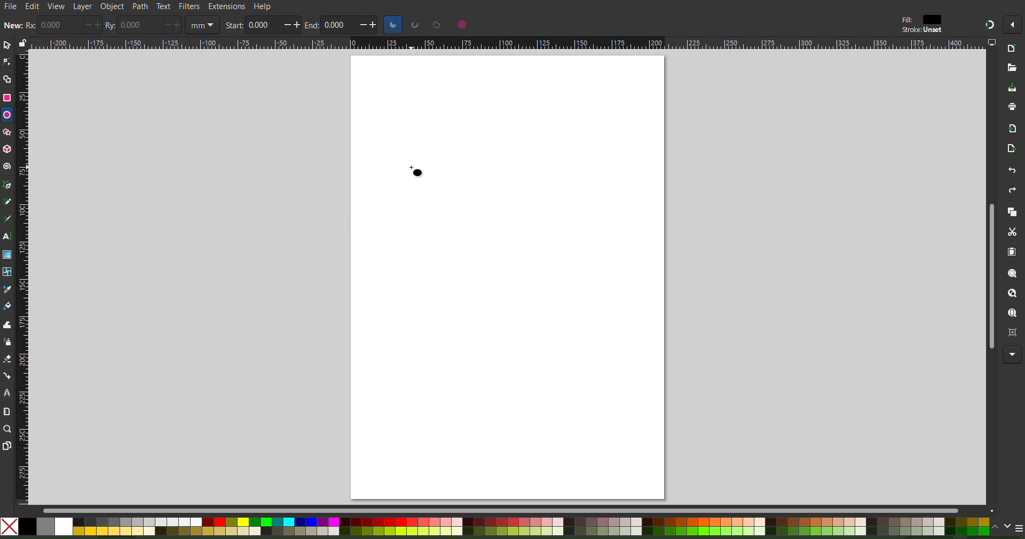 Image resolution: width=1025 pixels, height=539 pixels. I want to click on Pages, so click(7, 444).